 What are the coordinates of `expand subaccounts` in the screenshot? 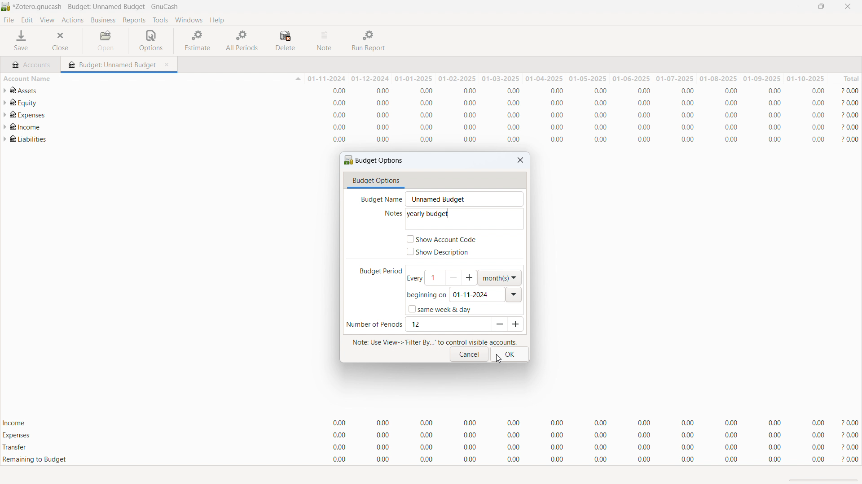 It's located at (5, 139).